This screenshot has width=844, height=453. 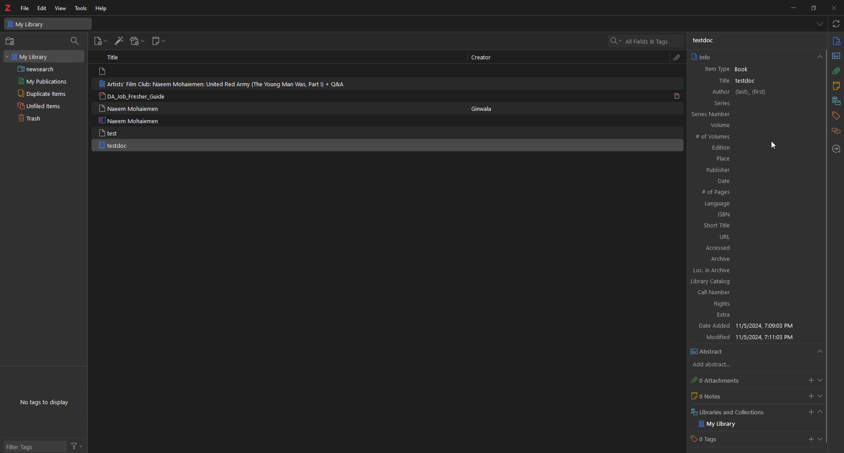 What do you see at coordinates (482, 109) in the screenshot?
I see `Ginwala` at bounding box center [482, 109].